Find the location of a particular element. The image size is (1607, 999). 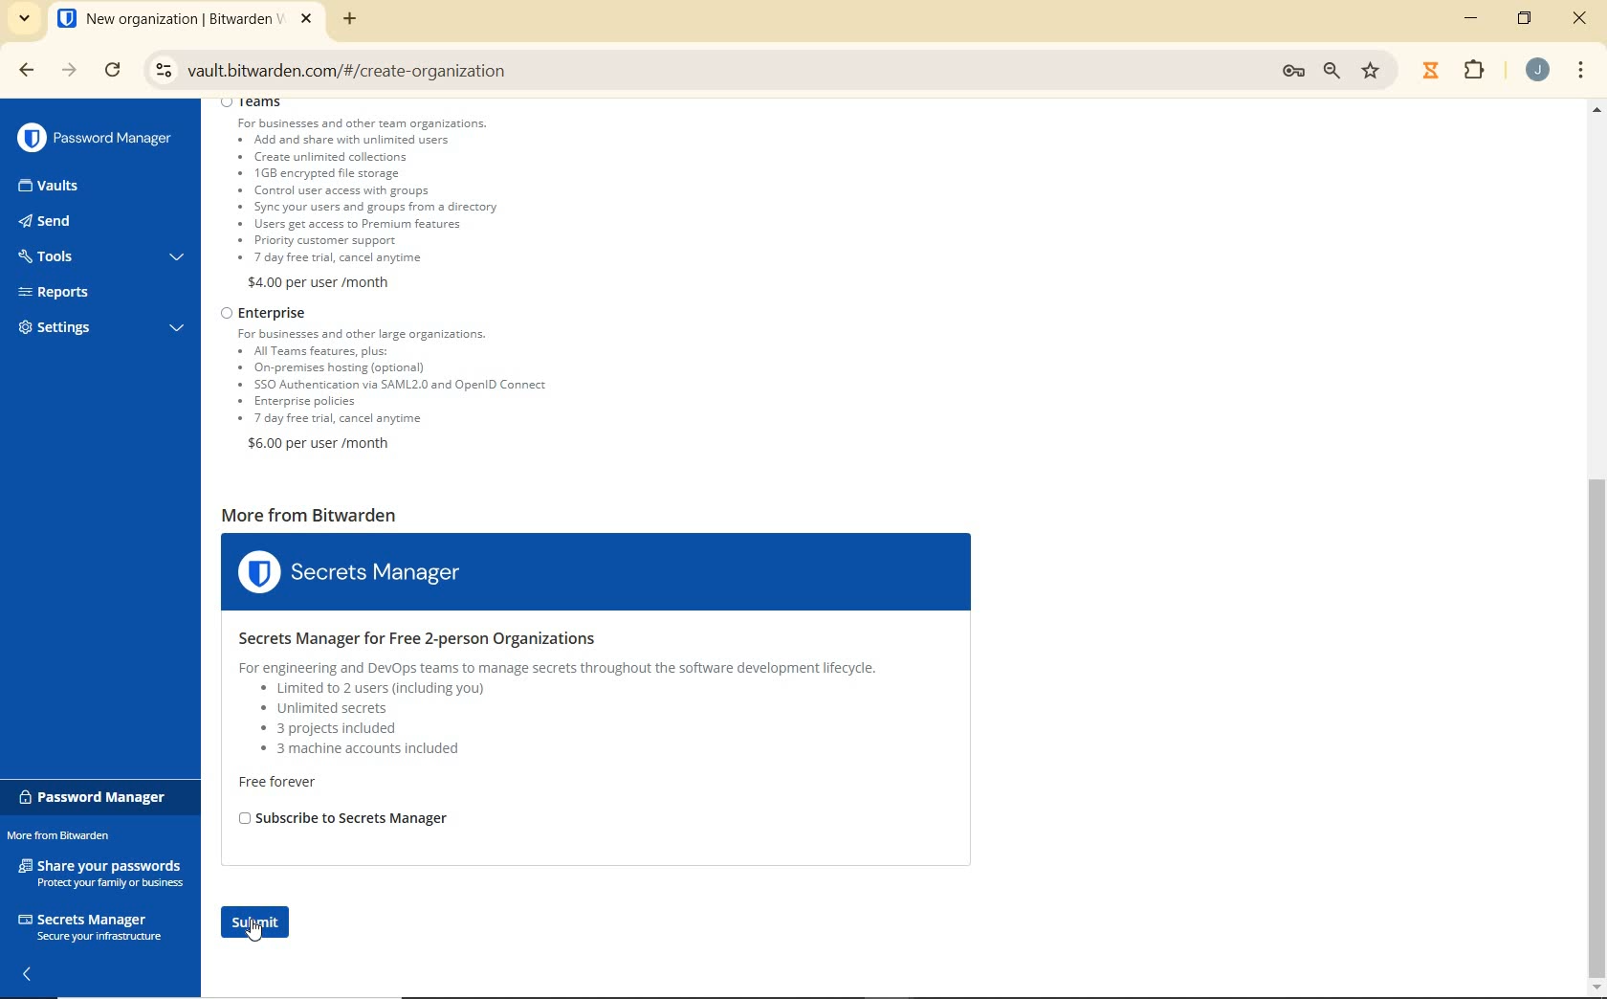

password manager is located at coordinates (95, 138).